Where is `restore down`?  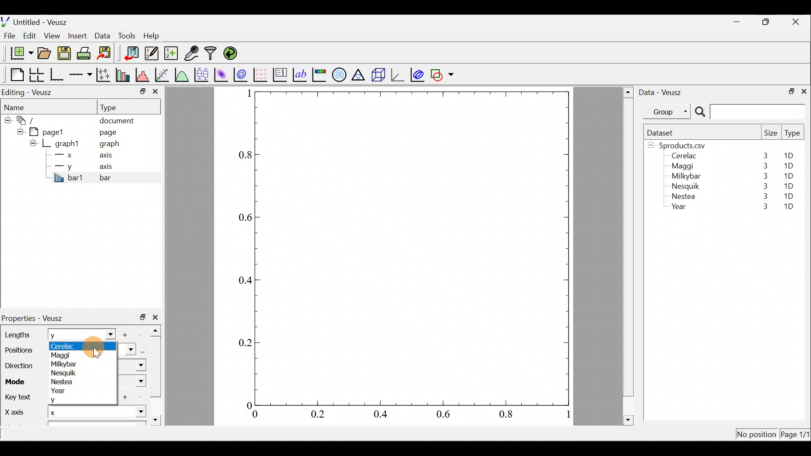 restore down is located at coordinates (789, 90).